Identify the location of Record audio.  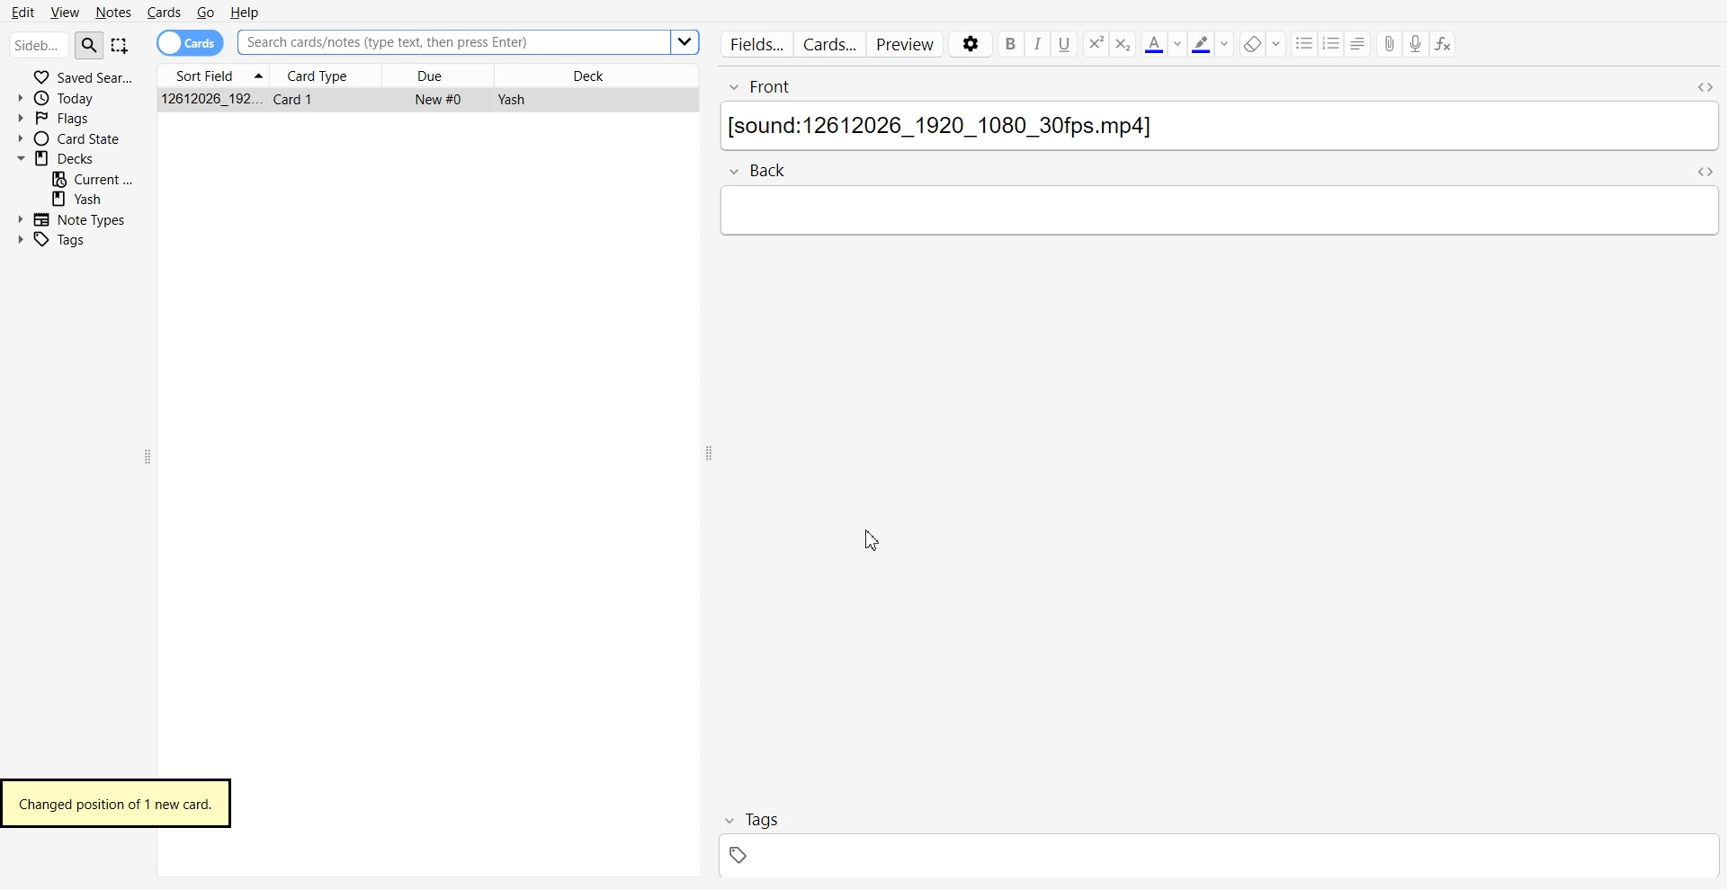
(1417, 44).